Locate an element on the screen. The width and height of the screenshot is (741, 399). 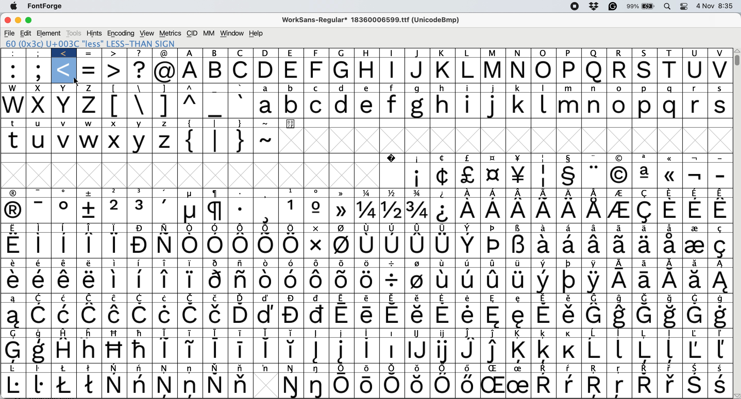
t is located at coordinates (670, 70).